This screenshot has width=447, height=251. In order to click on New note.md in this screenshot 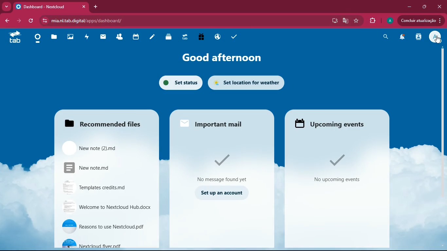, I will do `click(87, 168)`.